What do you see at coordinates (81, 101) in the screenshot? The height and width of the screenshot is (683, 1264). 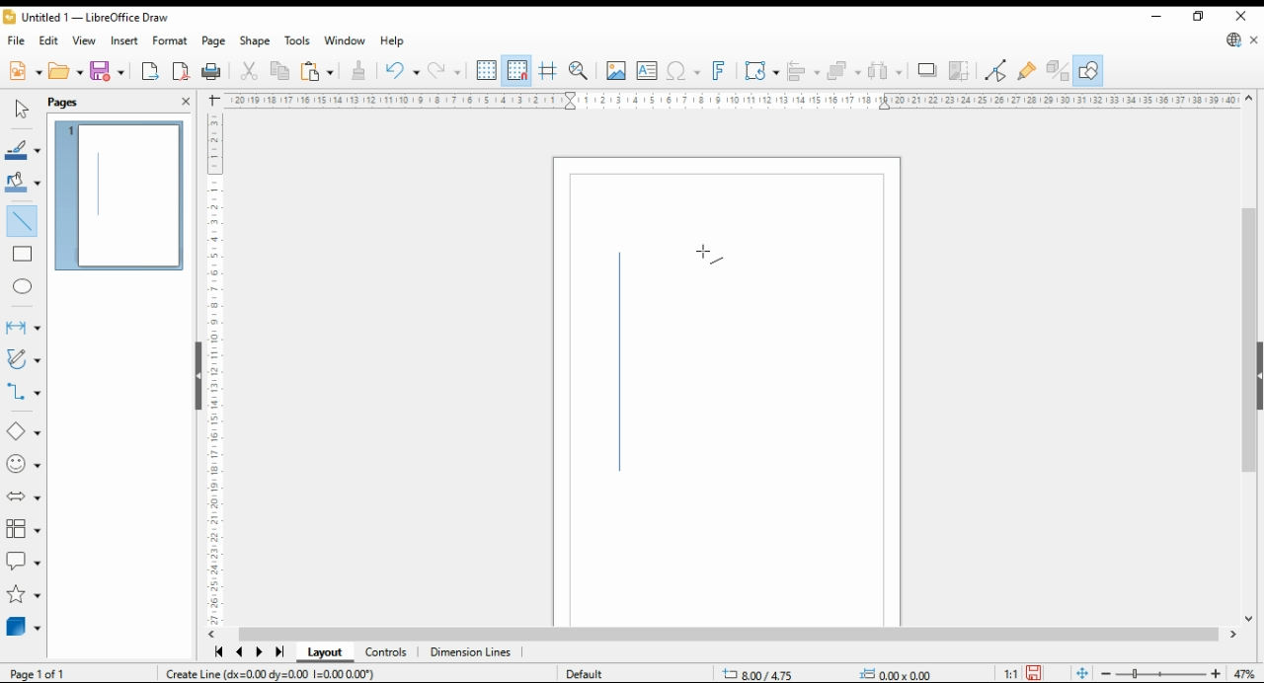 I see `pages` at bounding box center [81, 101].